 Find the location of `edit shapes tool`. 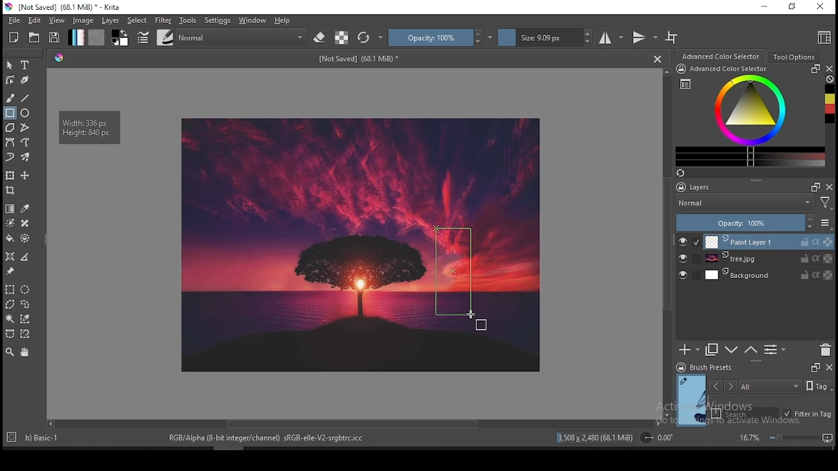

edit shapes tool is located at coordinates (10, 79).